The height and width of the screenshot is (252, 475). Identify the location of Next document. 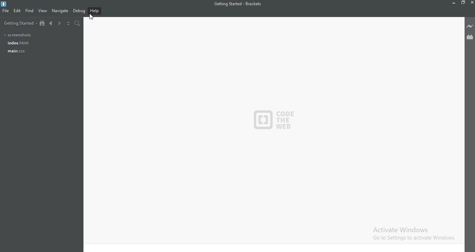
(60, 24).